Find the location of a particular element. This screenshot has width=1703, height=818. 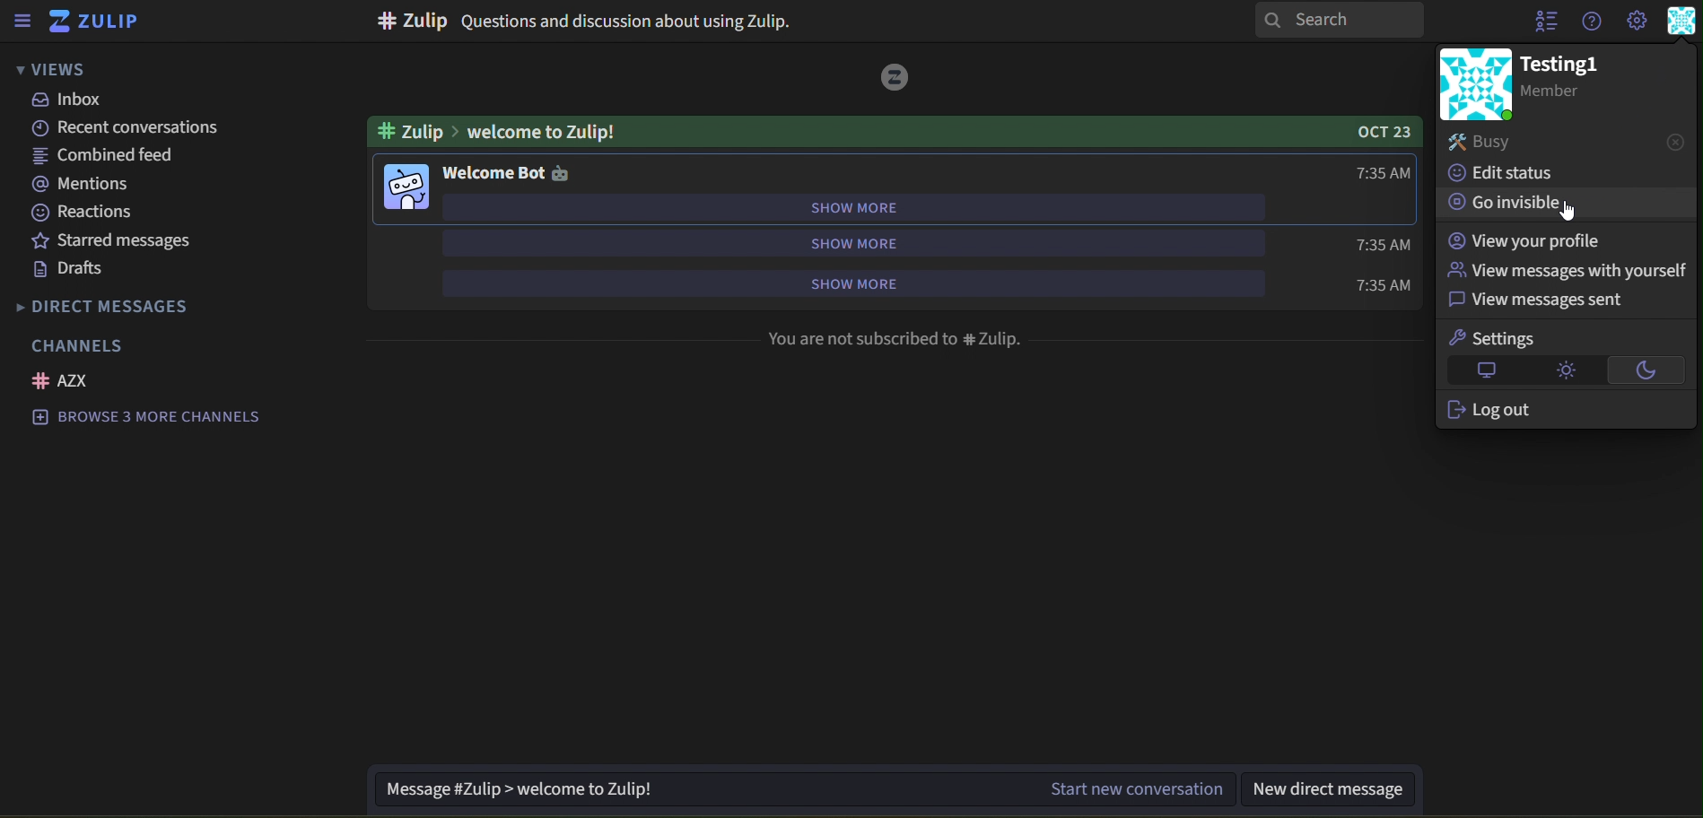

drafts is located at coordinates (70, 269).